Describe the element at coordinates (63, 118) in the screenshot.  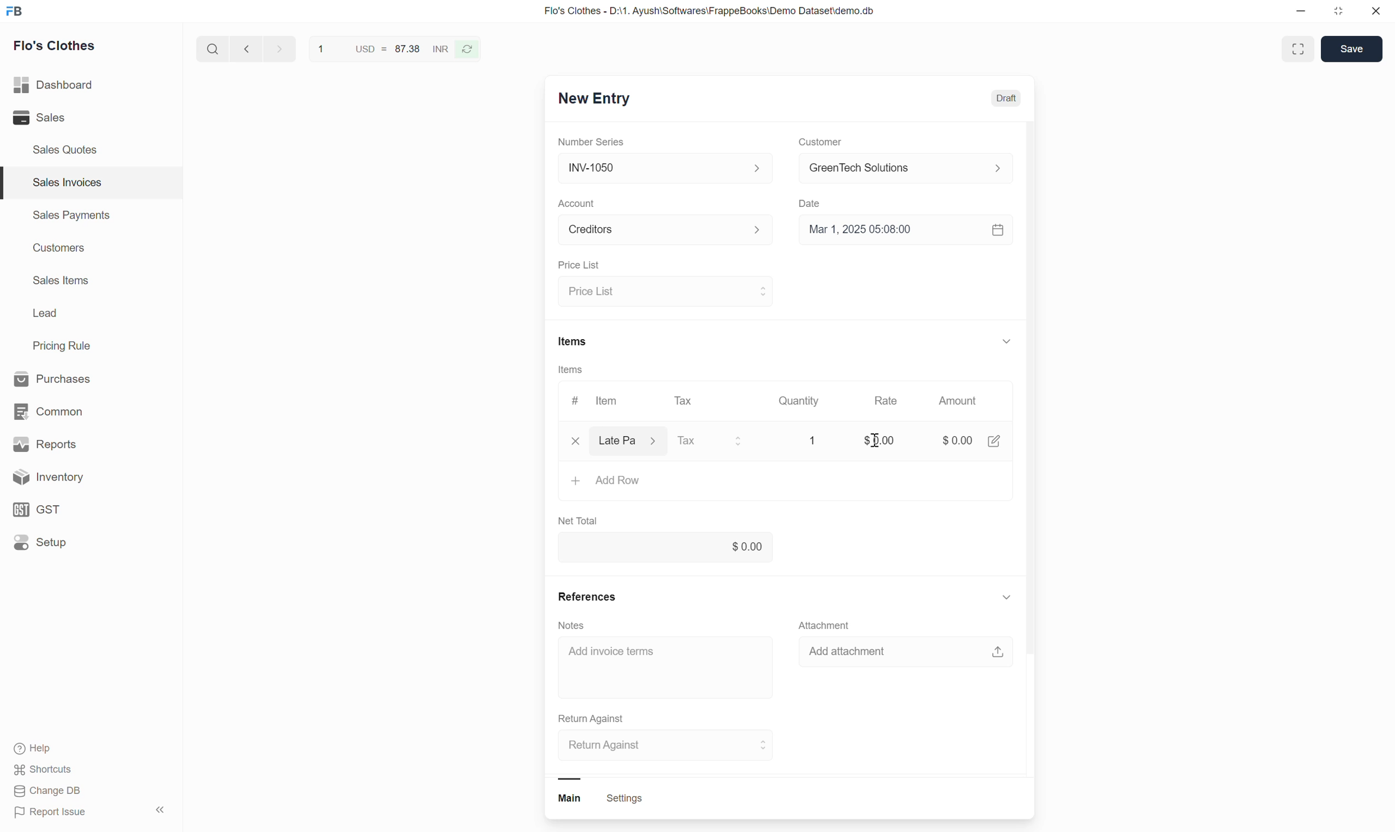
I see `Sales ` at that location.